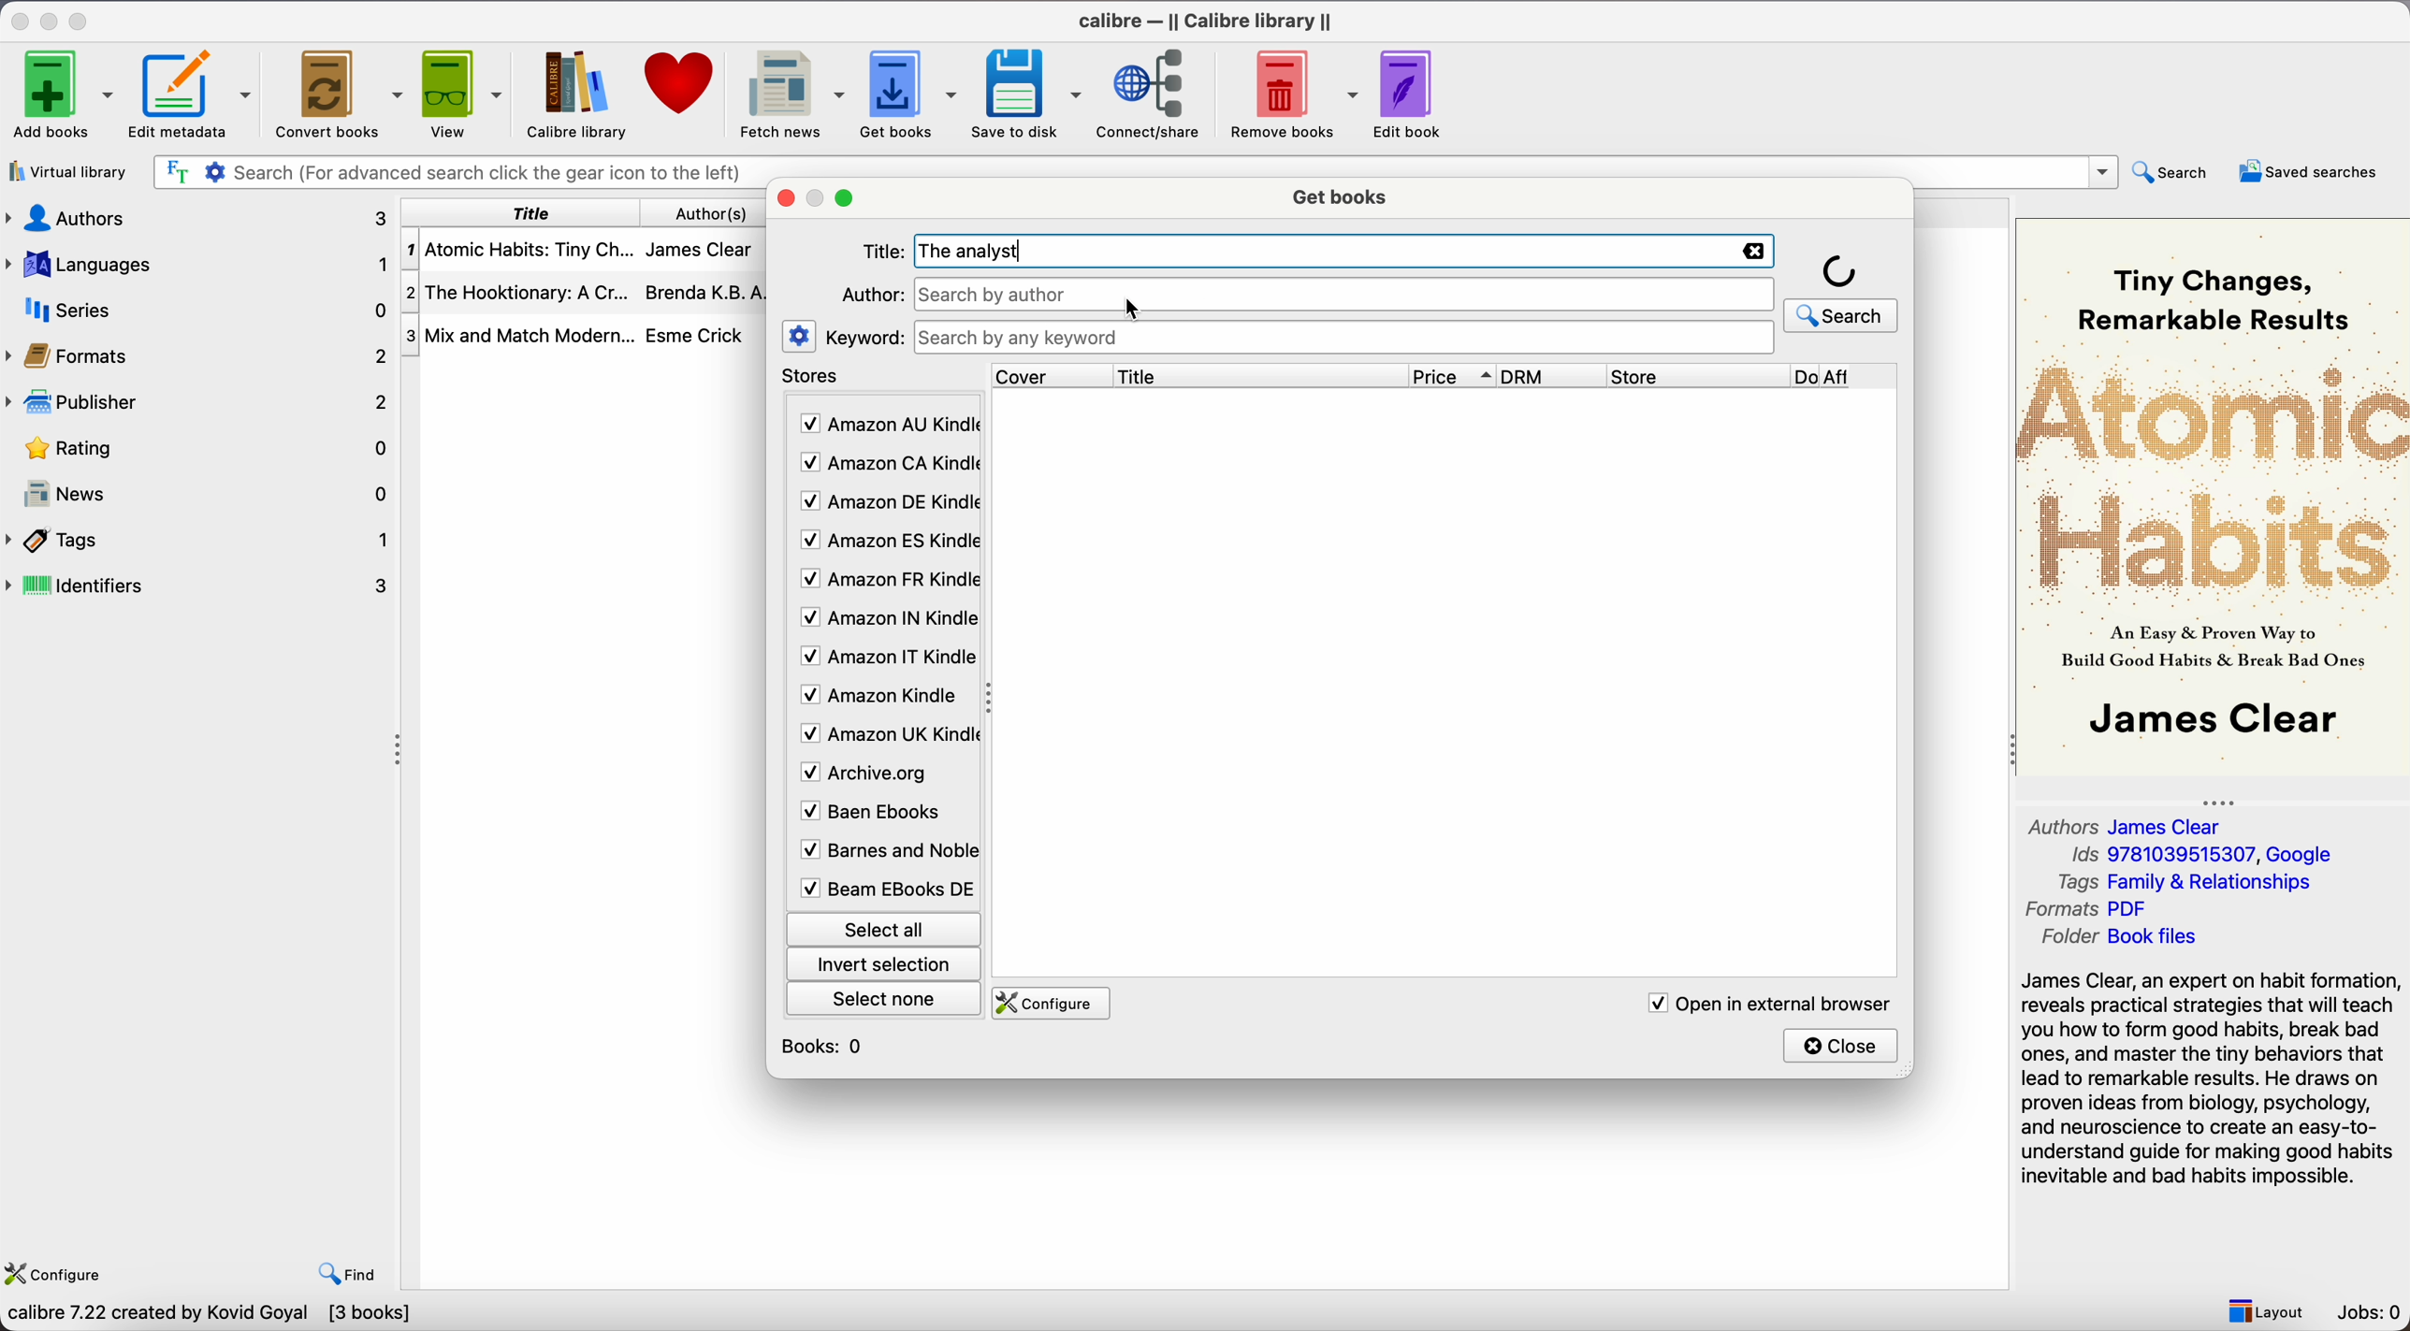 This screenshot has width=2410, height=1331. I want to click on Tags Family & Relationships, so click(2184, 883).